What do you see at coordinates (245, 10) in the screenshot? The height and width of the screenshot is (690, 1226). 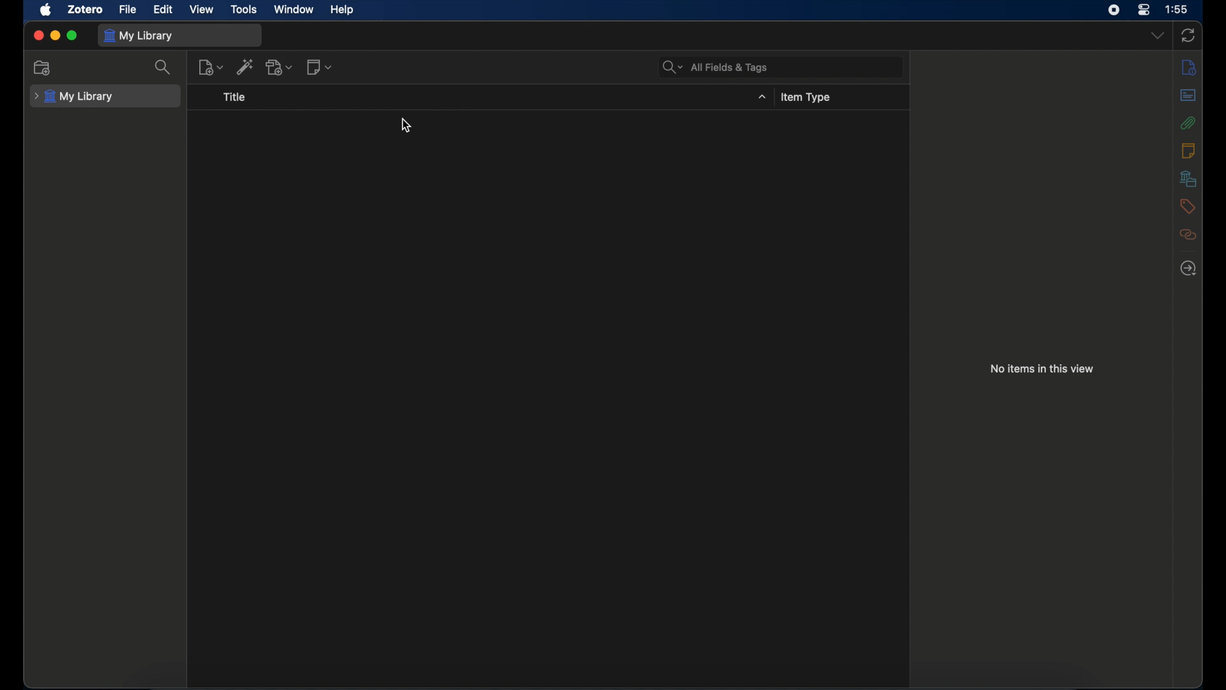 I see `tools` at bounding box center [245, 10].